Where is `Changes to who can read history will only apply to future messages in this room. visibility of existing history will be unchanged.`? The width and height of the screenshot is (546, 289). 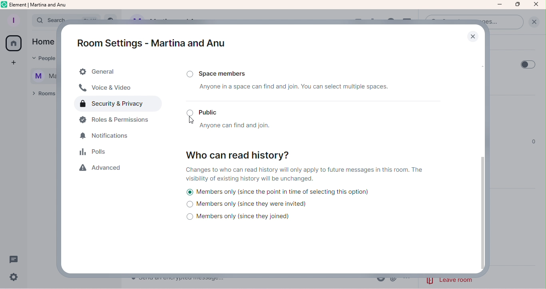 Changes to who can read history will only apply to future messages in this room. visibility of existing history will be unchanged. is located at coordinates (308, 174).